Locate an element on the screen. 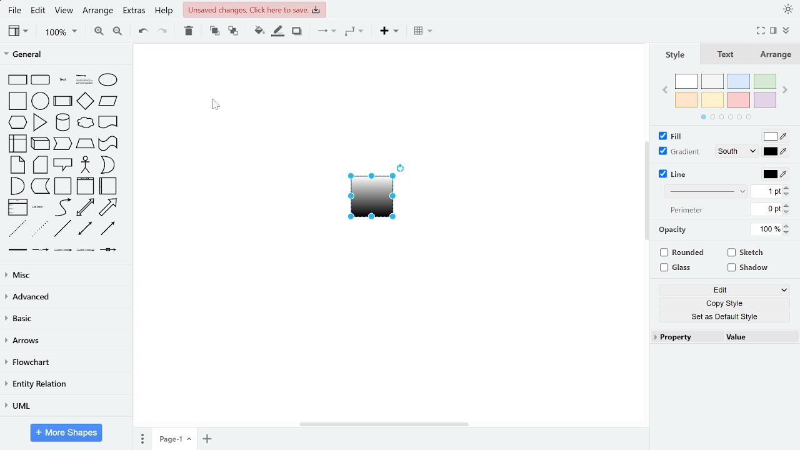 The width and height of the screenshot is (800, 450). general shapes is located at coordinates (84, 228).